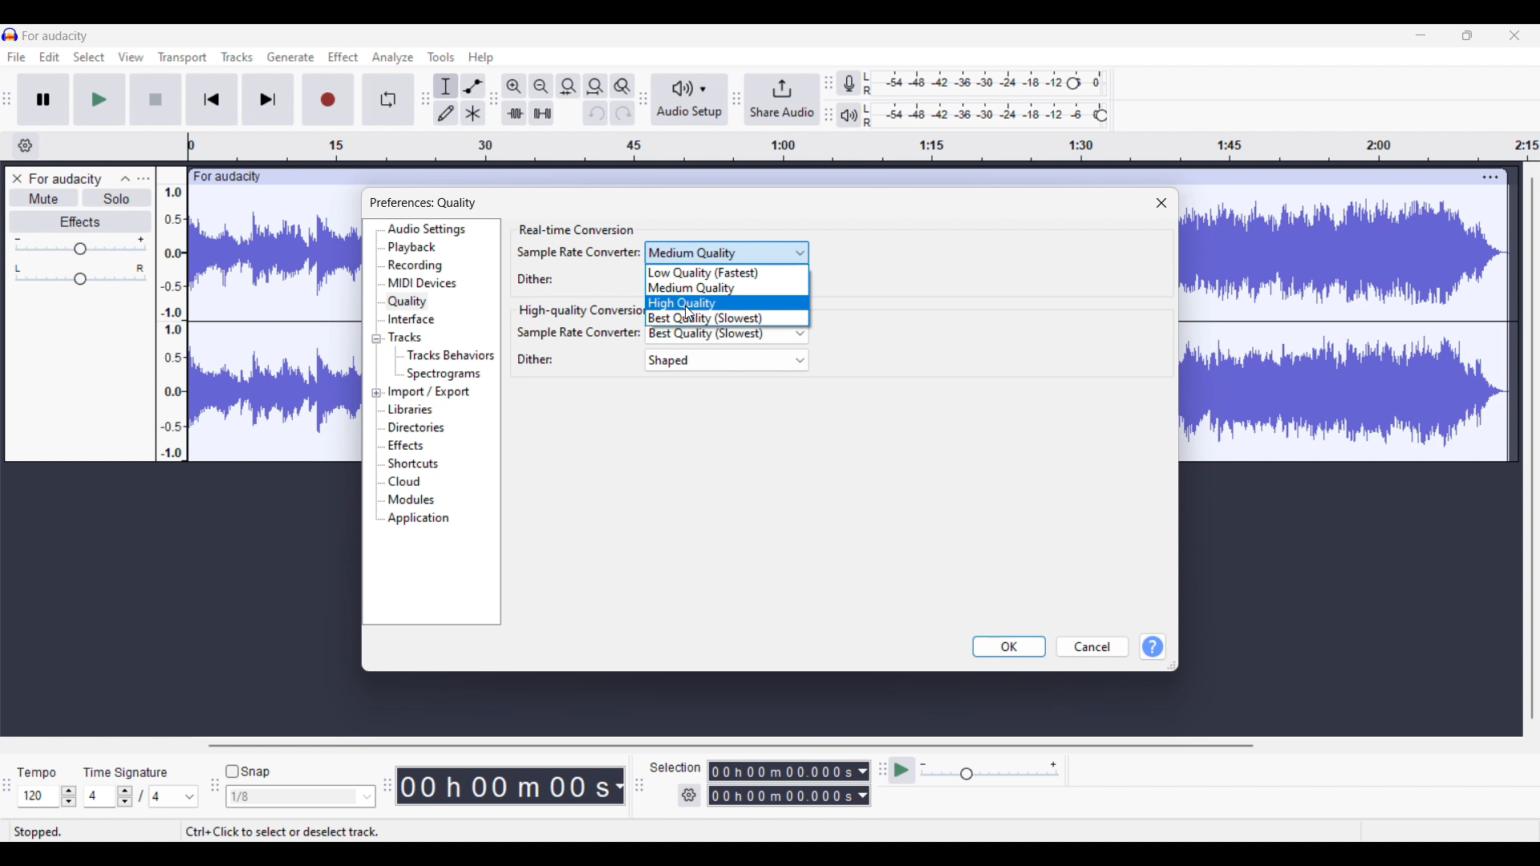 Image resolution: width=1540 pixels, height=866 pixels. I want to click on Record/Record new track, so click(328, 99).